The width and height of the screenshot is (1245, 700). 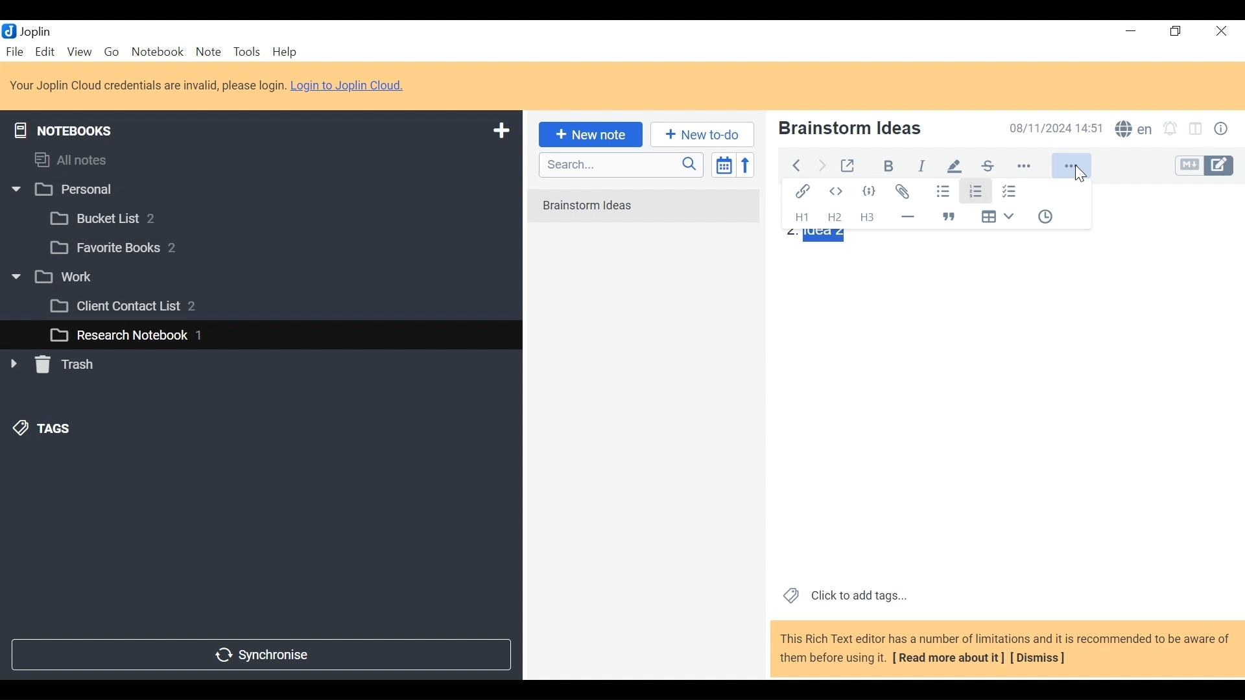 I want to click on Close, so click(x=1219, y=32).